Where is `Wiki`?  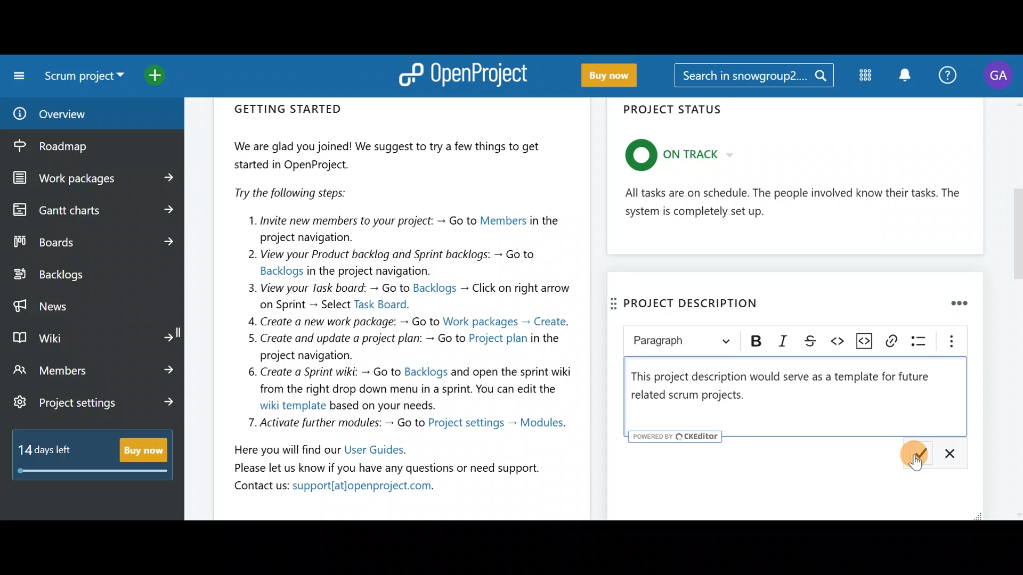 Wiki is located at coordinates (92, 335).